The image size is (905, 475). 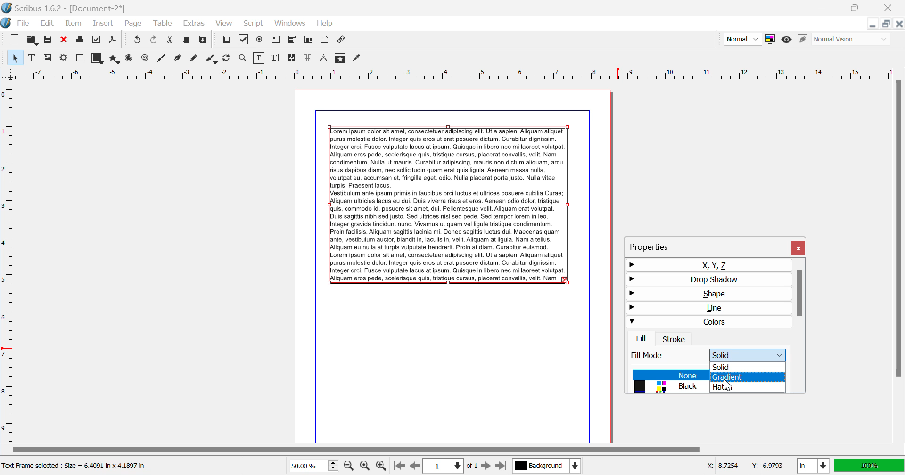 I want to click on First Page, so click(x=398, y=467).